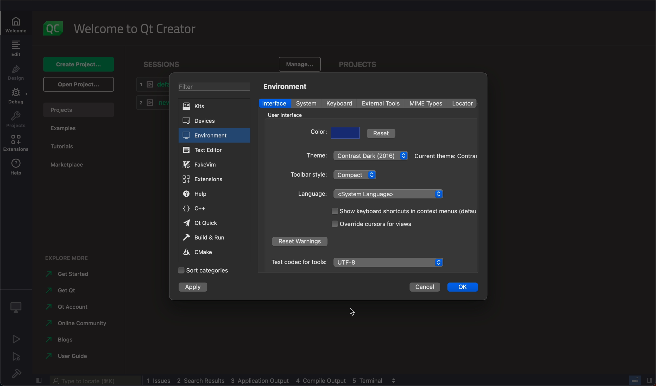  What do you see at coordinates (635, 380) in the screenshot?
I see `Progress bar` at bounding box center [635, 380].